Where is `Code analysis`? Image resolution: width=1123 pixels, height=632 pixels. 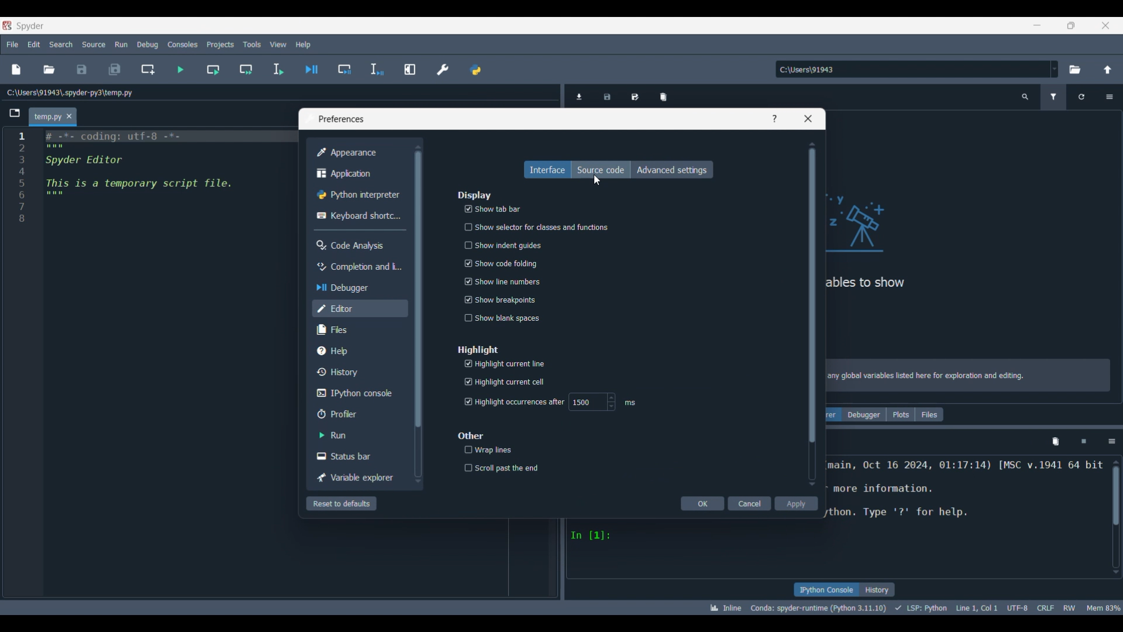 Code analysis is located at coordinates (359, 245).